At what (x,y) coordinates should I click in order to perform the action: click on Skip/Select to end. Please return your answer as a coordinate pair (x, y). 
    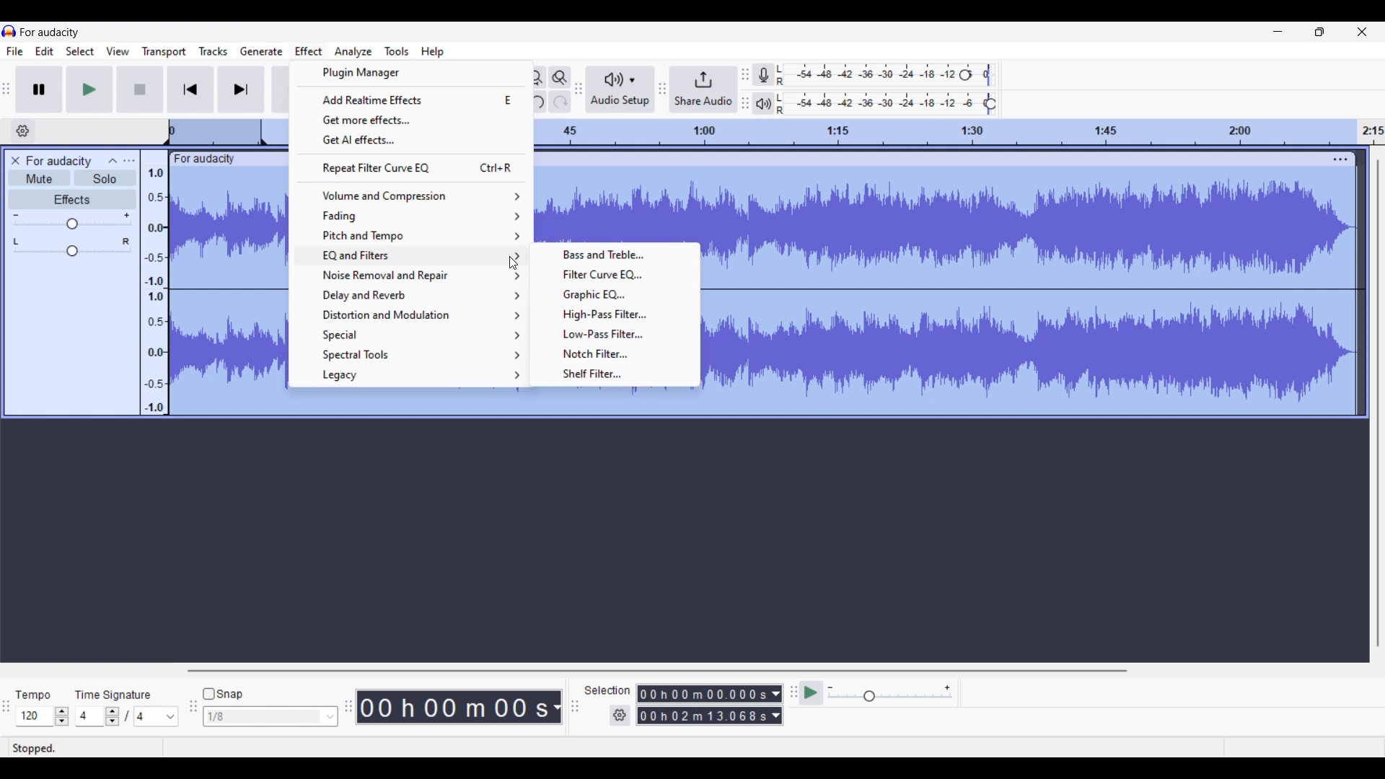
    Looking at the image, I should click on (242, 89).